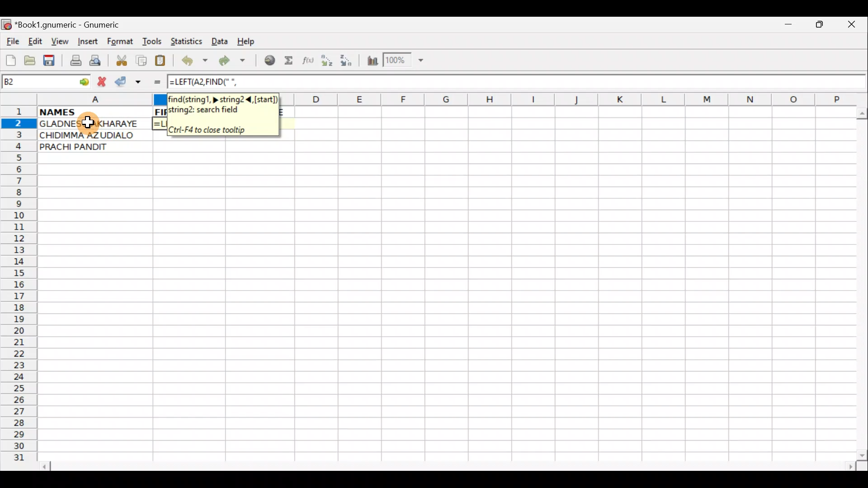  Describe the element at coordinates (163, 62) in the screenshot. I see `Paste clipboard` at that location.